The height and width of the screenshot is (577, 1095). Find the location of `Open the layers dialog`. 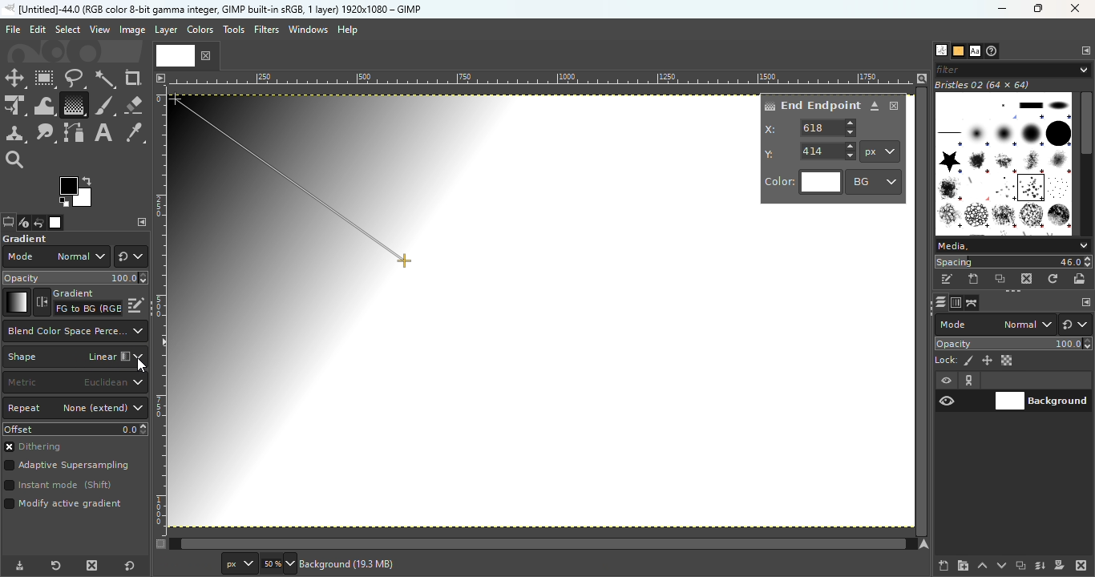

Open the layers dialog is located at coordinates (939, 302).